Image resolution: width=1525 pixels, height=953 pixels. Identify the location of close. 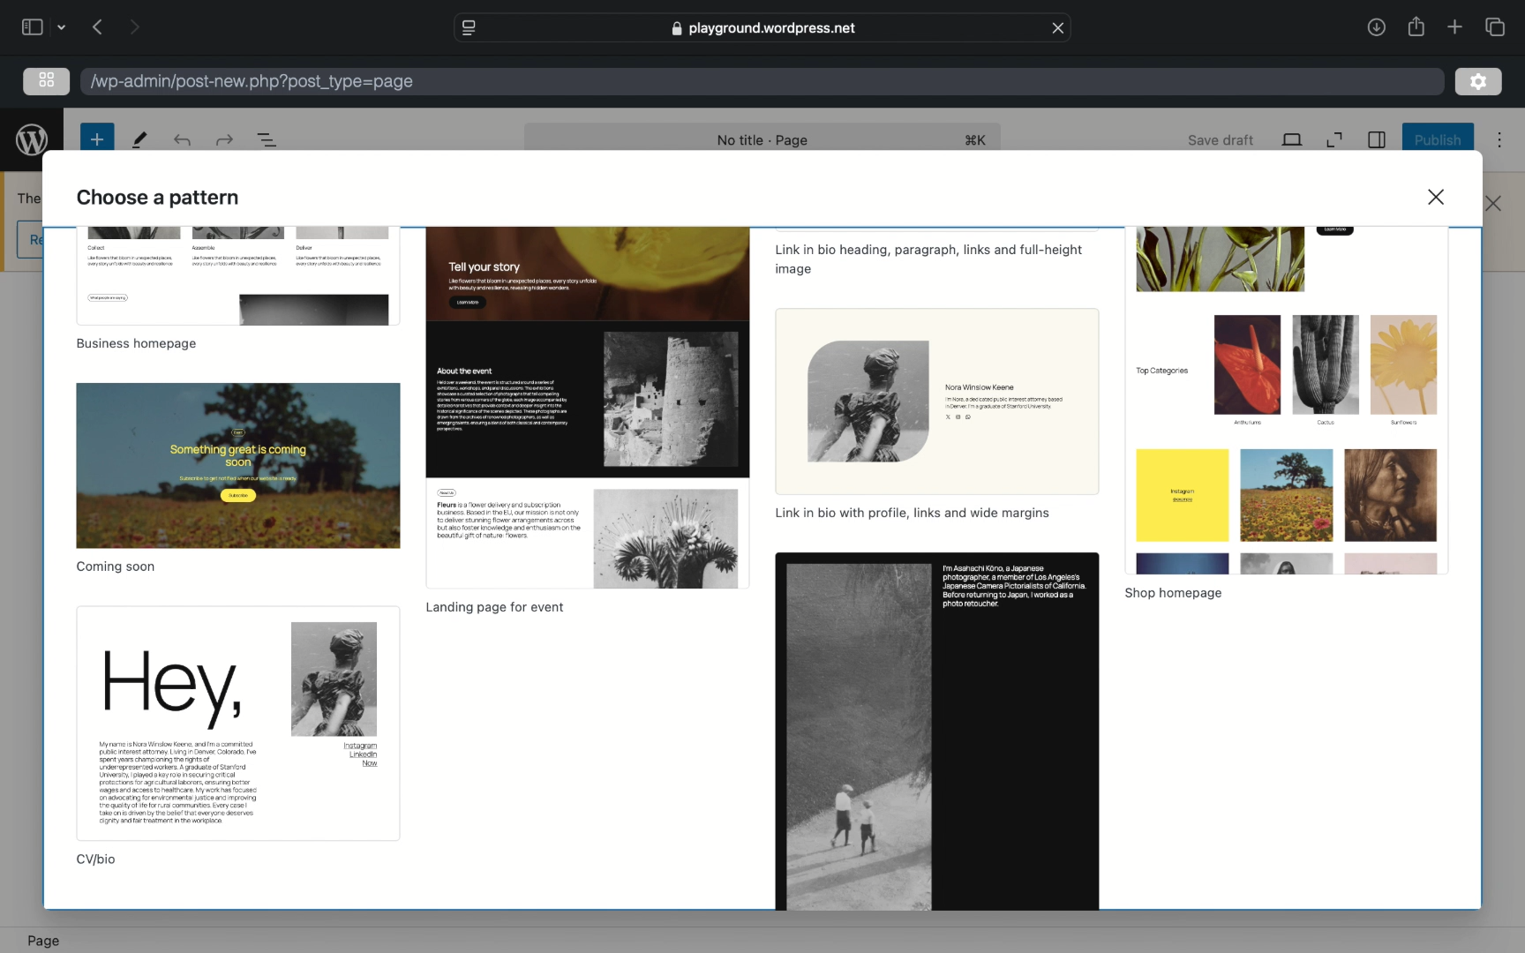
(1494, 205).